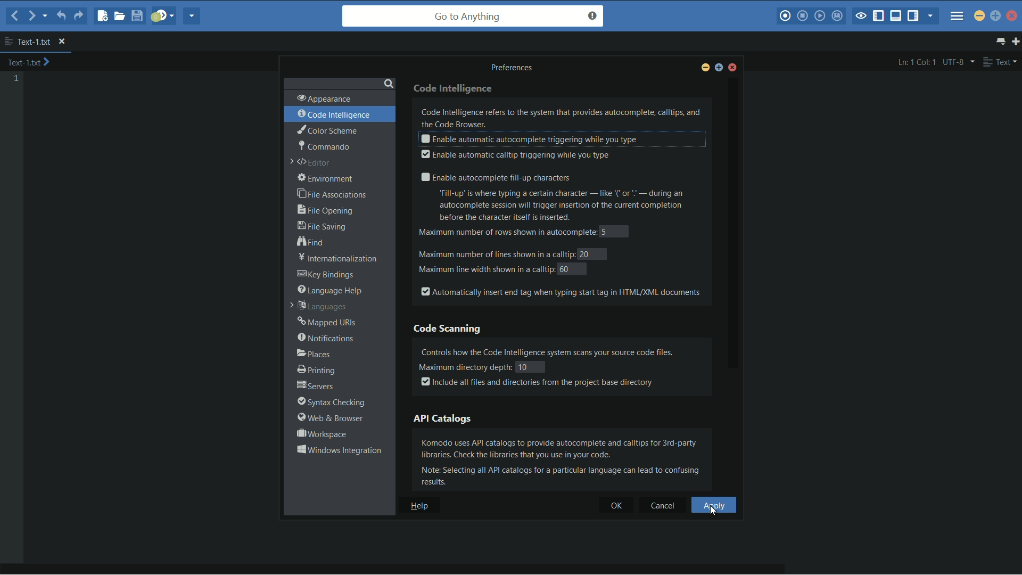  I want to click on line number, so click(17, 79).